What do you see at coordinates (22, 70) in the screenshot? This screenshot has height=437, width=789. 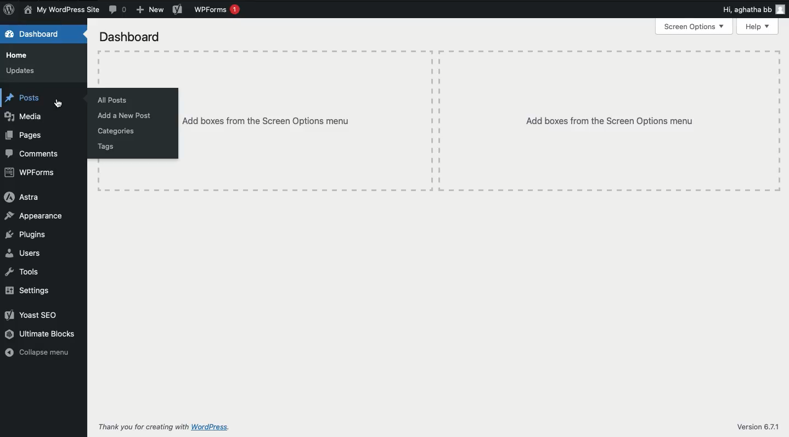 I see `Updates` at bounding box center [22, 70].